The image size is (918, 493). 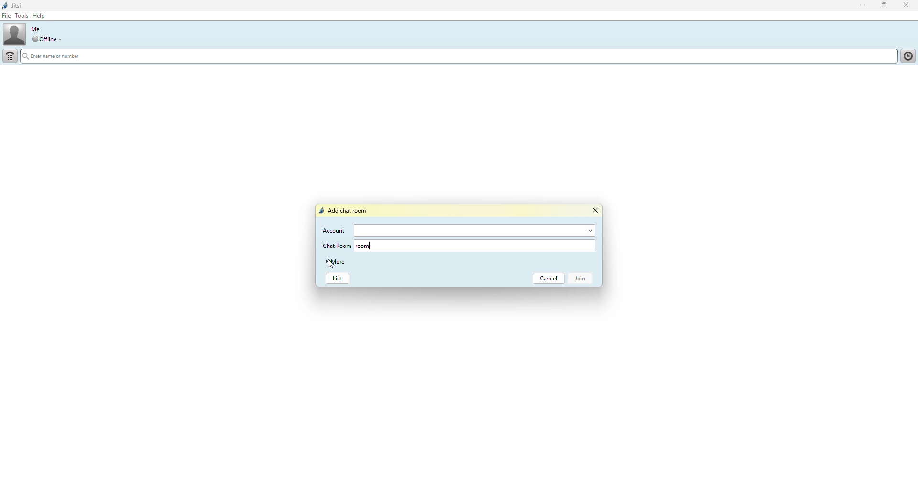 I want to click on close, so click(x=597, y=211).